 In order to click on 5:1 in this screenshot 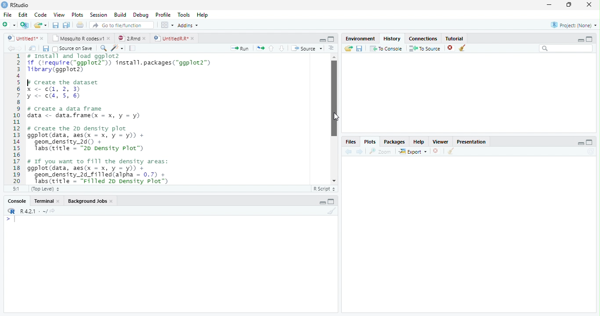, I will do `click(14, 189)`.